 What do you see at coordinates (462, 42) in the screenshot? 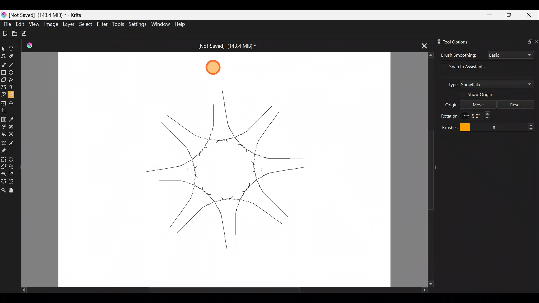
I see `Tool options` at bounding box center [462, 42].